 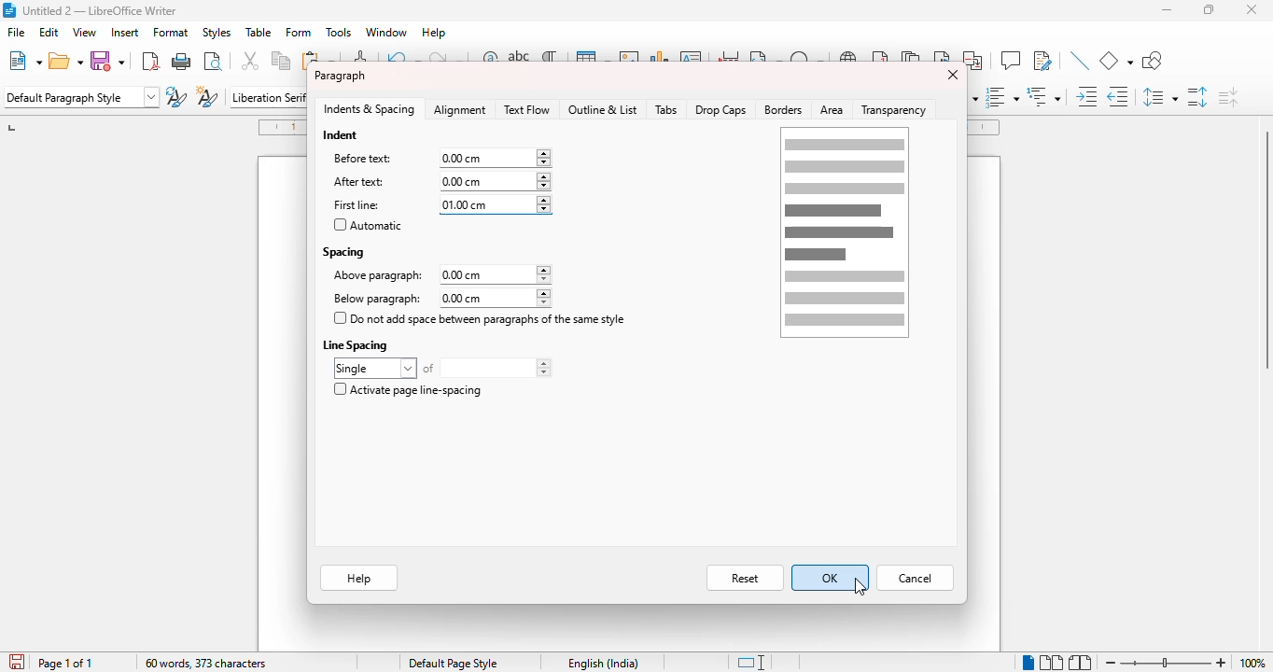 I want to click on automatic, so click(x=368, y=225).